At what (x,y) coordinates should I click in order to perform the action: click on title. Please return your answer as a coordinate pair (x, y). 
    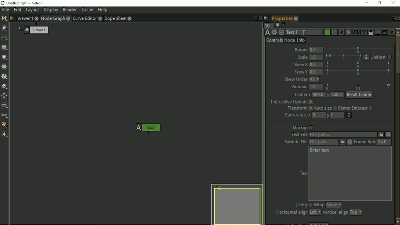
    Looking at the image, I should click on (27, 3).